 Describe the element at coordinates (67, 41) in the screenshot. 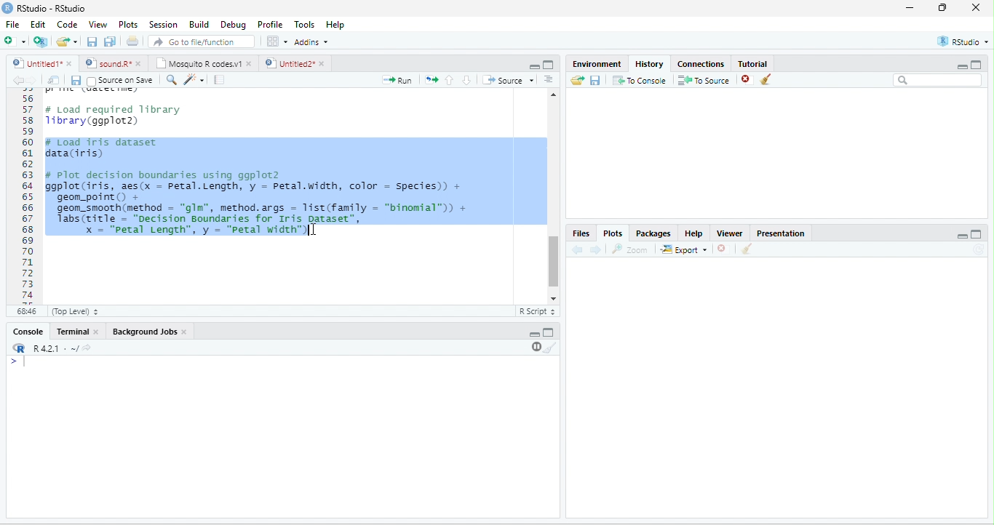

I see `open file` at that location.